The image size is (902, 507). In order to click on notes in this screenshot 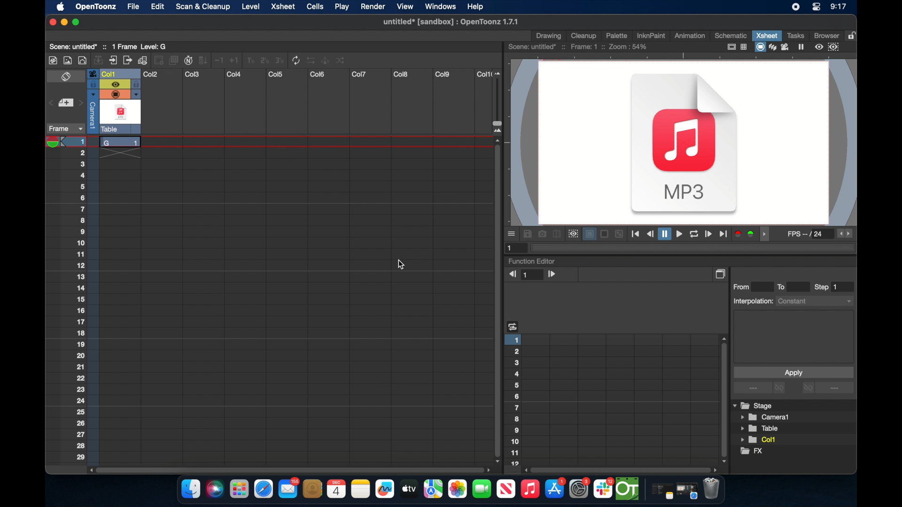, I will do `click(360, 489)`.